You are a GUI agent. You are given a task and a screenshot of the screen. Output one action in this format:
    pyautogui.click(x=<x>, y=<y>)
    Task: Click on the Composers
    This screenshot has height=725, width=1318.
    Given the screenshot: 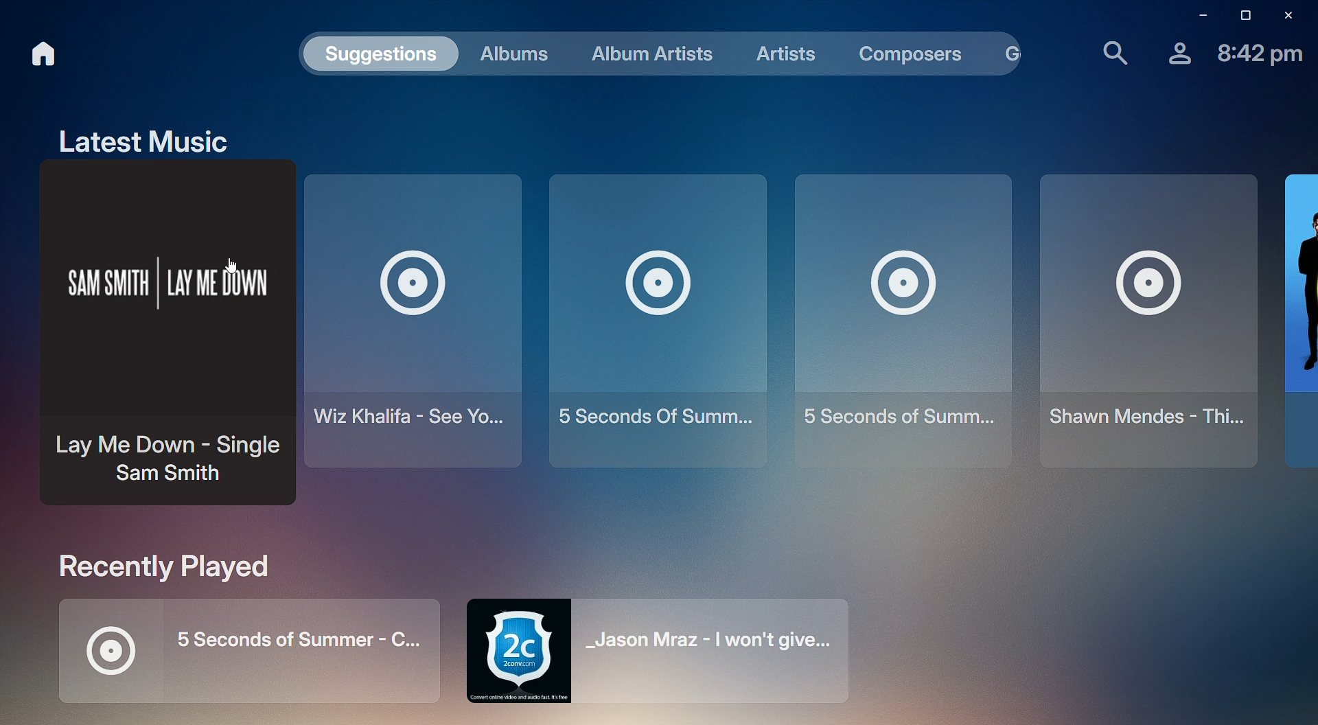 What is the action you would take?
    pyautogui.click(x=909, y=54)
    